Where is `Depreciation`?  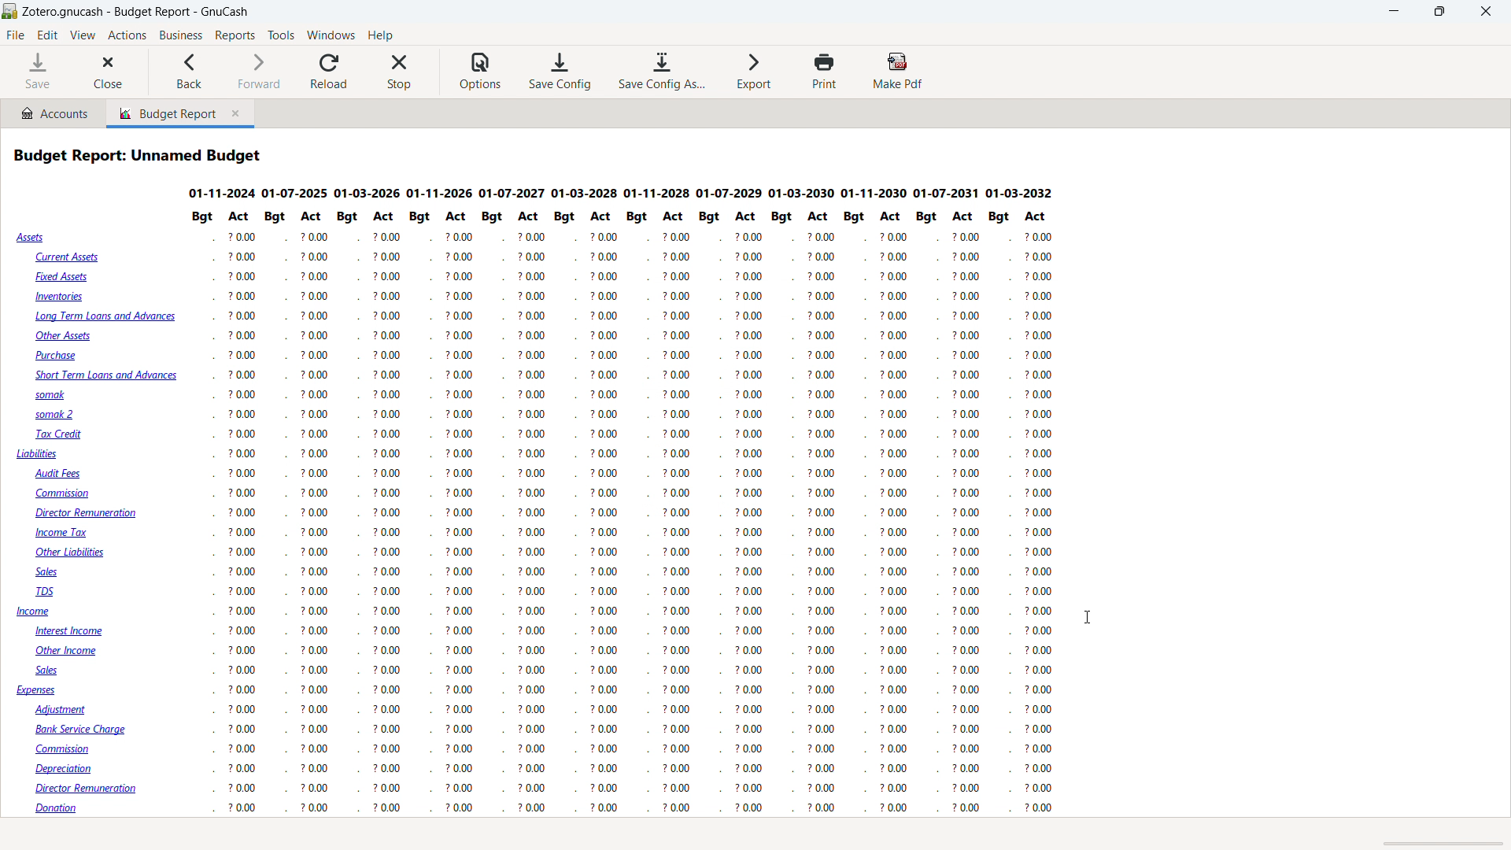 Depreciation is located at coordinates (71, 769).